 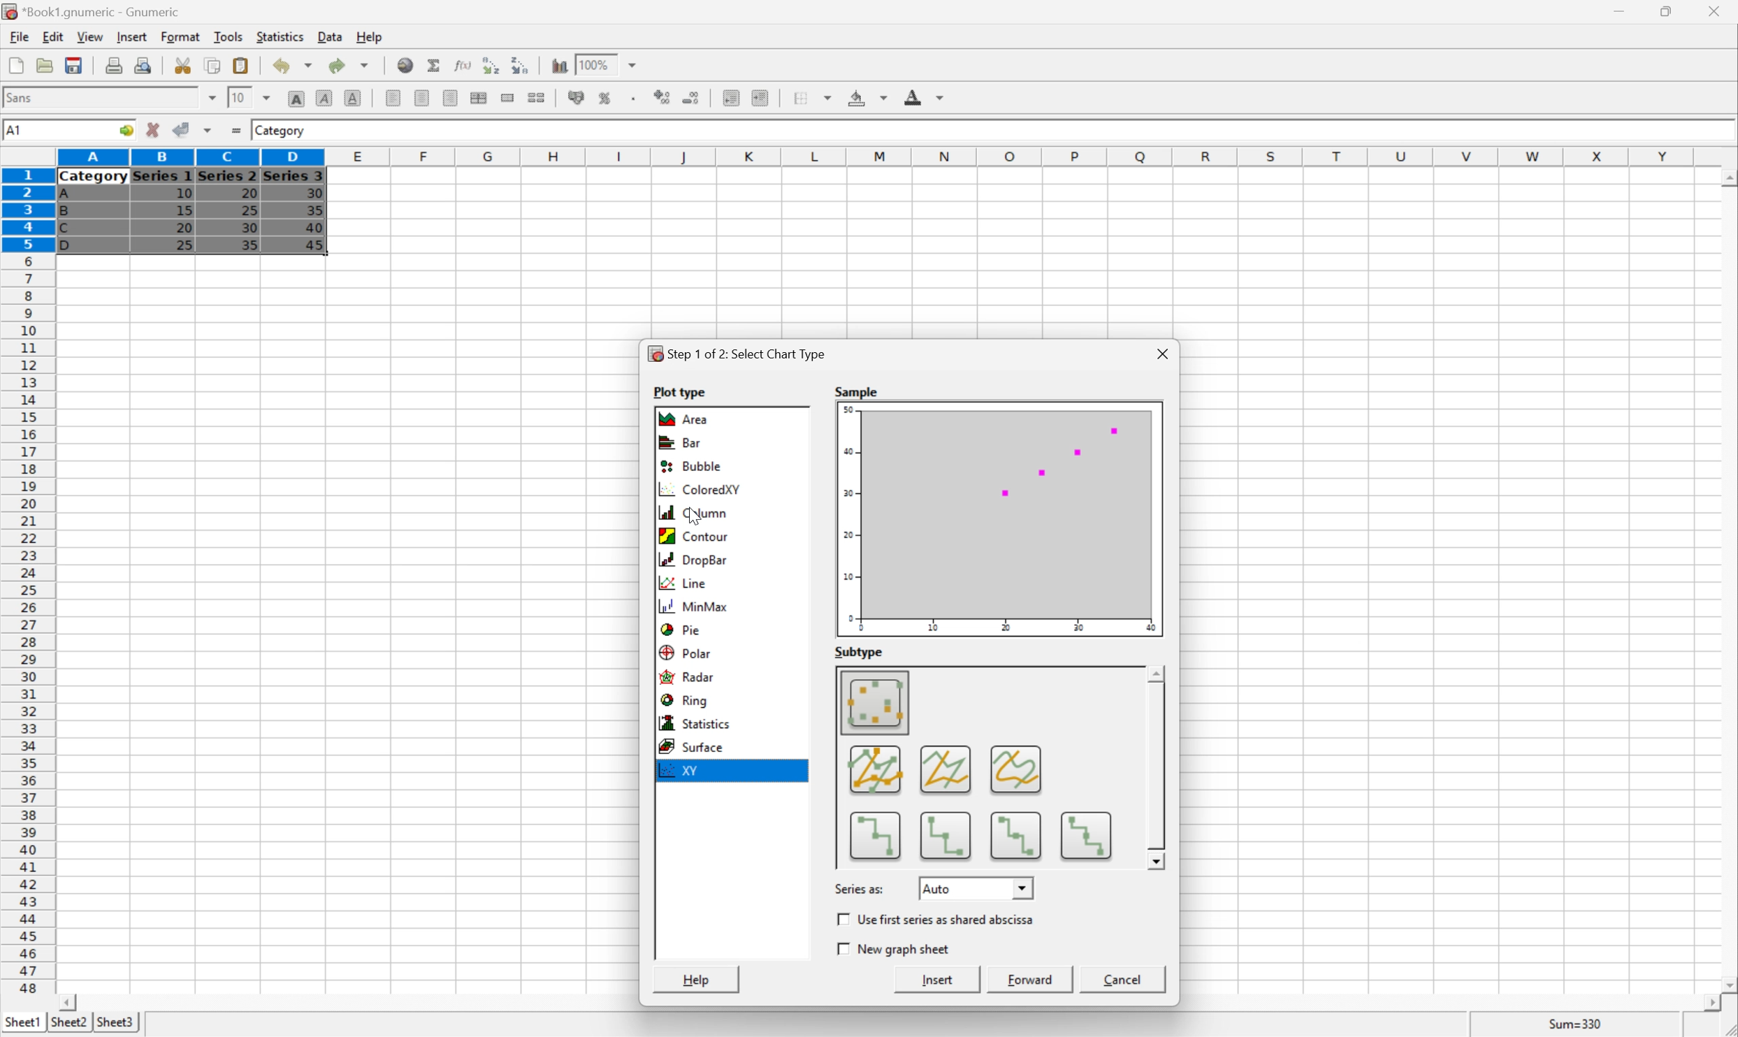 I want to click on Print preview, so click(x=145, y=66).